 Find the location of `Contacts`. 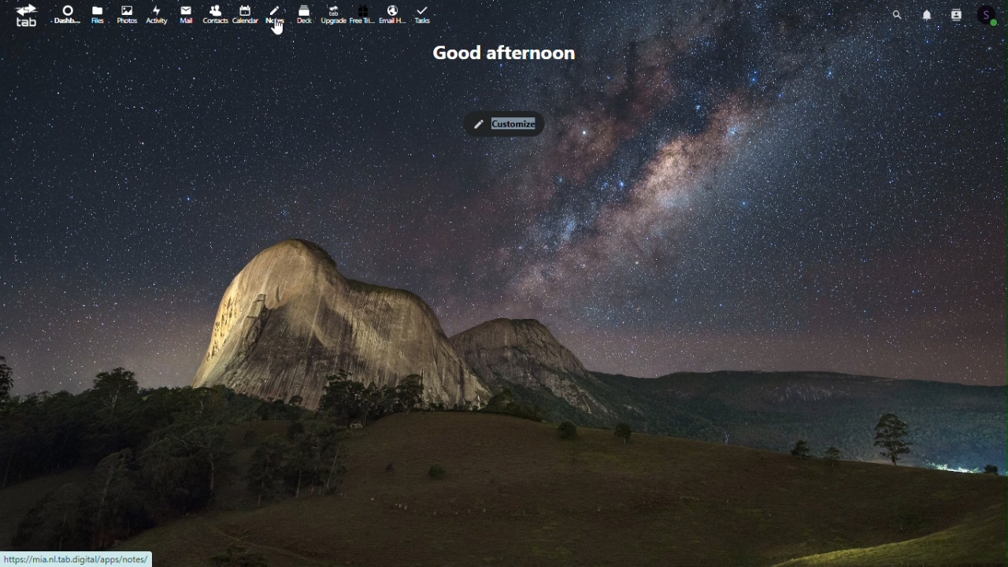

Contacts is located at coordinates (211, 13).